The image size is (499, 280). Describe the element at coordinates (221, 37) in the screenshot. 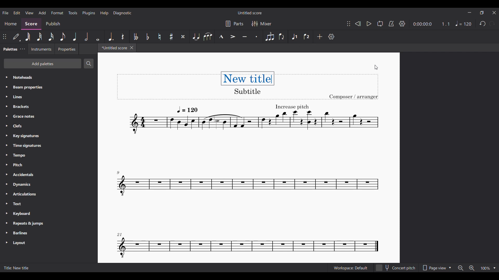

I see `Marcato` at that location.